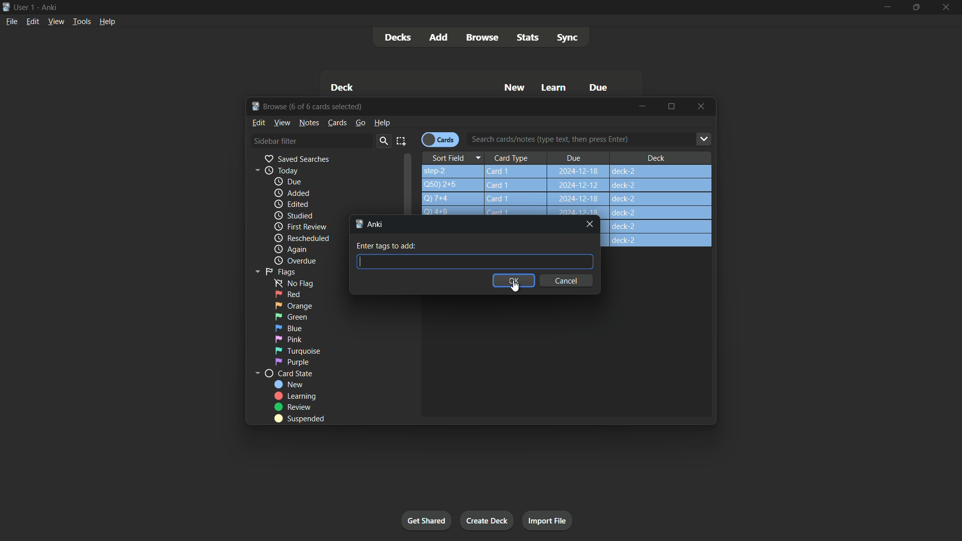 Image resolution: width=962 pixels, height=541 pixels. What do you see at coordinates (409, 185) in the screenshot?
I see `Scroll bar` at bounding box center [409, 185].